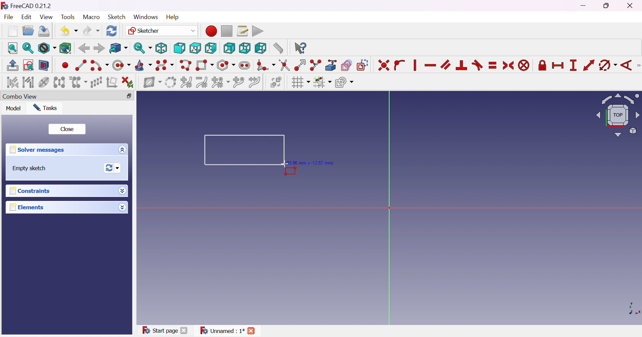 The width and height of the screenshot is (642, 337). Describe the element at coordinates (607, 6) in the screenshot. I see `Restore Down` at that location.